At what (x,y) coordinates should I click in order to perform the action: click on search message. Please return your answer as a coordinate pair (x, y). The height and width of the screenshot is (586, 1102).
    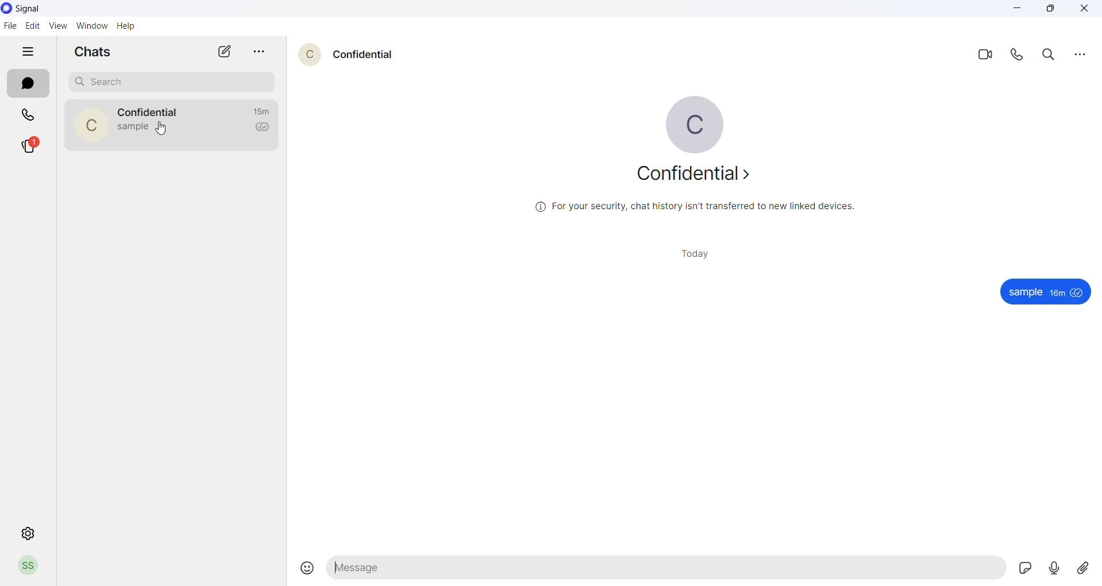
    Looking at the image, I should click on (1051, 55).